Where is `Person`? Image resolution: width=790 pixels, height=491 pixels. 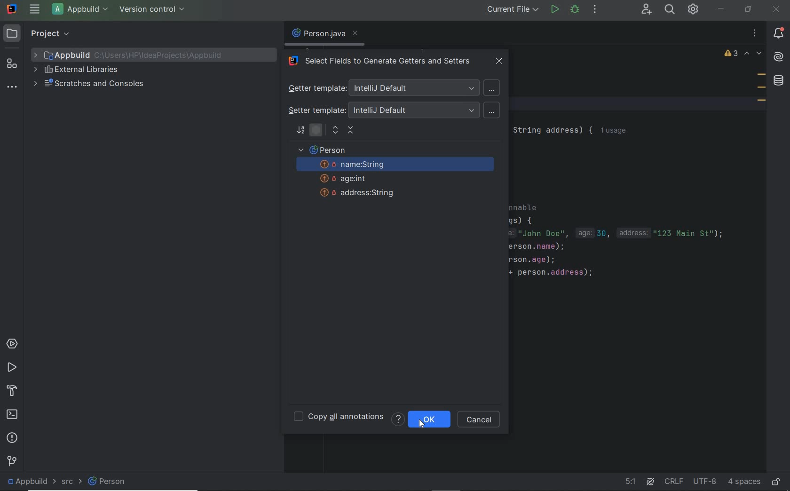
Person is located at coordinates (325, 150).